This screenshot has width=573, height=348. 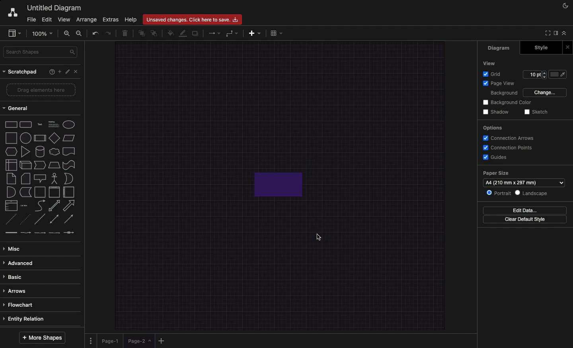 What do you see at coordinates (69, 151) in the screenshot?
I see `document` at bounding box center [69, 151].